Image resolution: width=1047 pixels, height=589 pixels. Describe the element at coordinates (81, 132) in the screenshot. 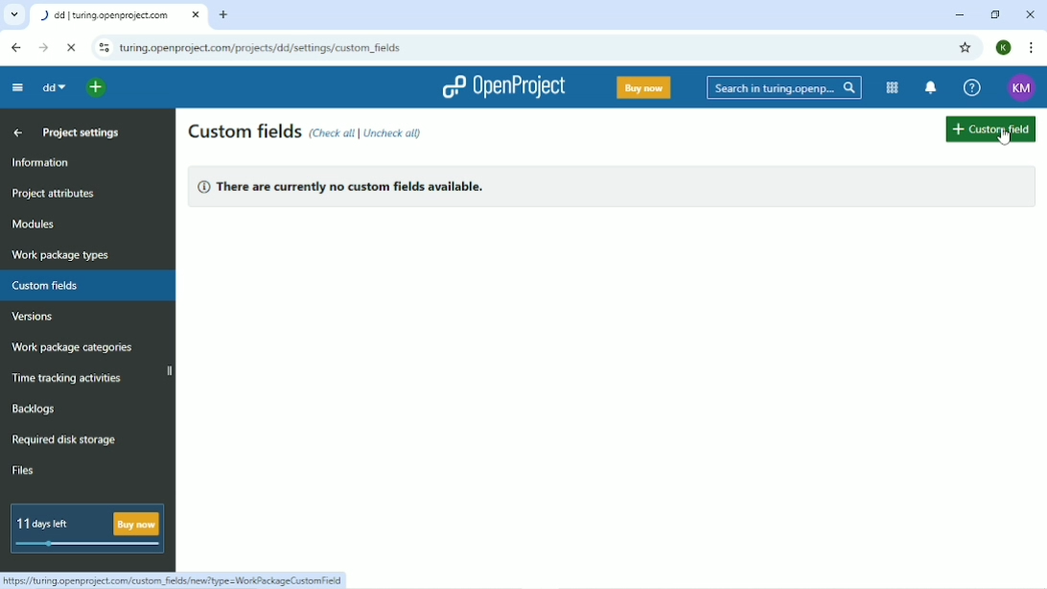

I see `Project settings` at that location.